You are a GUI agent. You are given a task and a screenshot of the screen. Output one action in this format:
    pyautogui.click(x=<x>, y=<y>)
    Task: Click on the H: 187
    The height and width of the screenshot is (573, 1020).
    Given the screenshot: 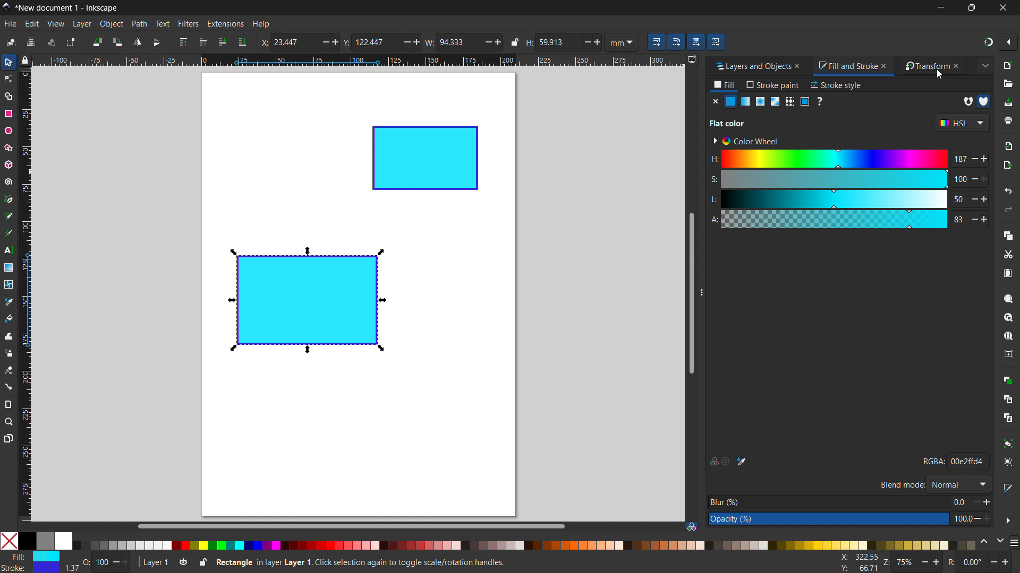 What is the action you would take?
    pyautogui.click(x=848, y=158)
    